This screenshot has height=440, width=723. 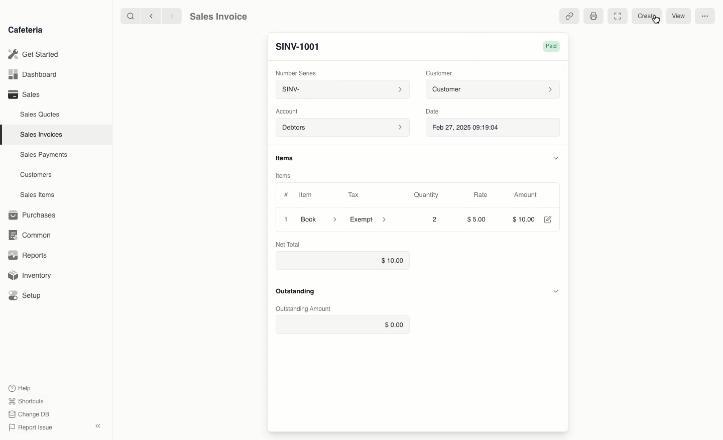 I want to click on Report Issue, so click(x=33, y=426).